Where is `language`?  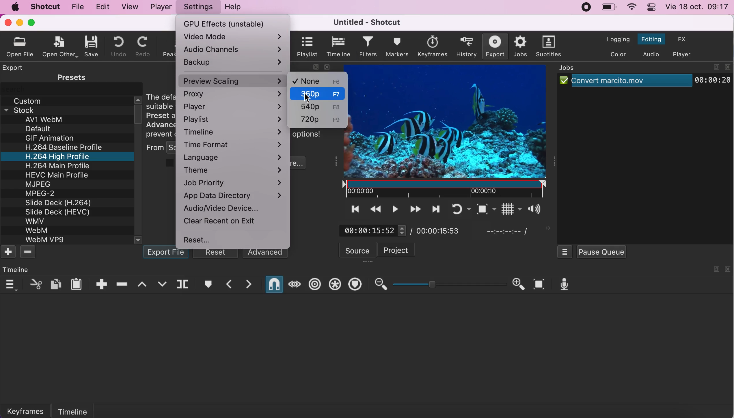
language is located at coordinates (235, 158).